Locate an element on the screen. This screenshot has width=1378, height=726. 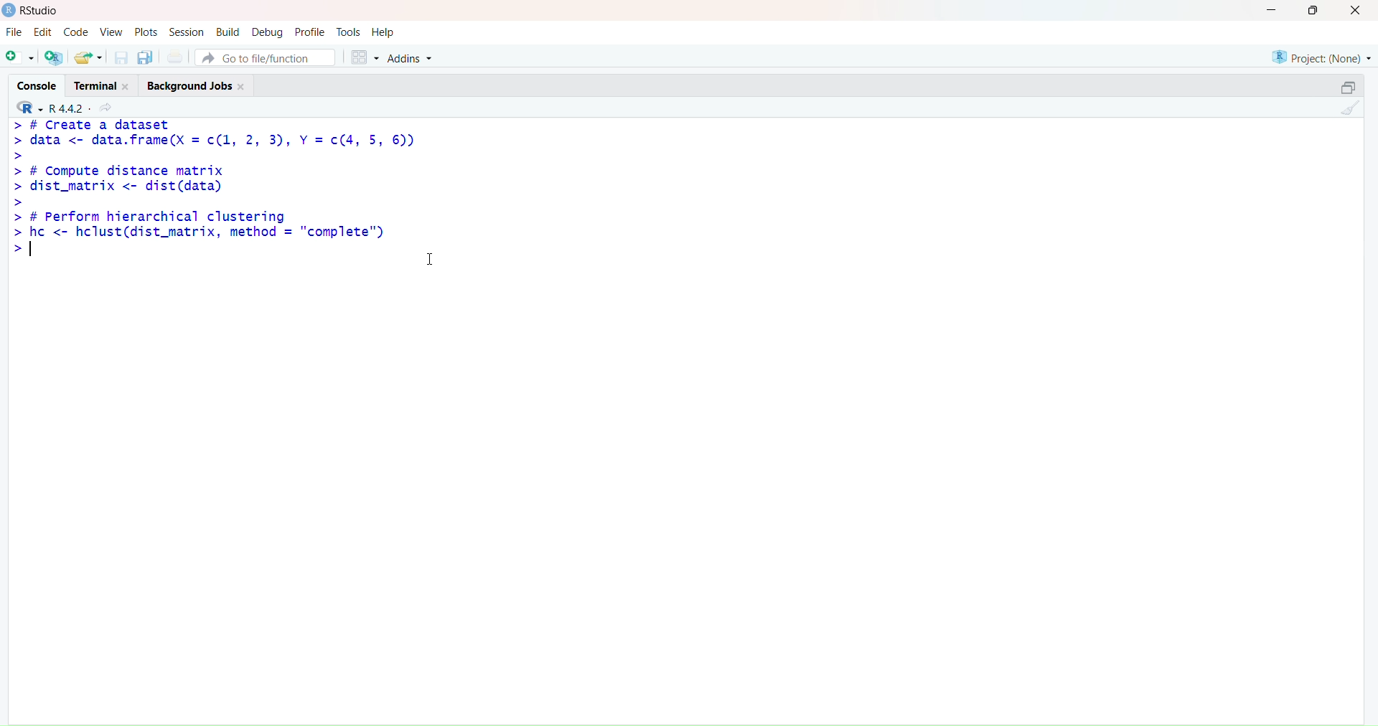
Save current document (Ctrl + S) is located at coordinates (119, 56).